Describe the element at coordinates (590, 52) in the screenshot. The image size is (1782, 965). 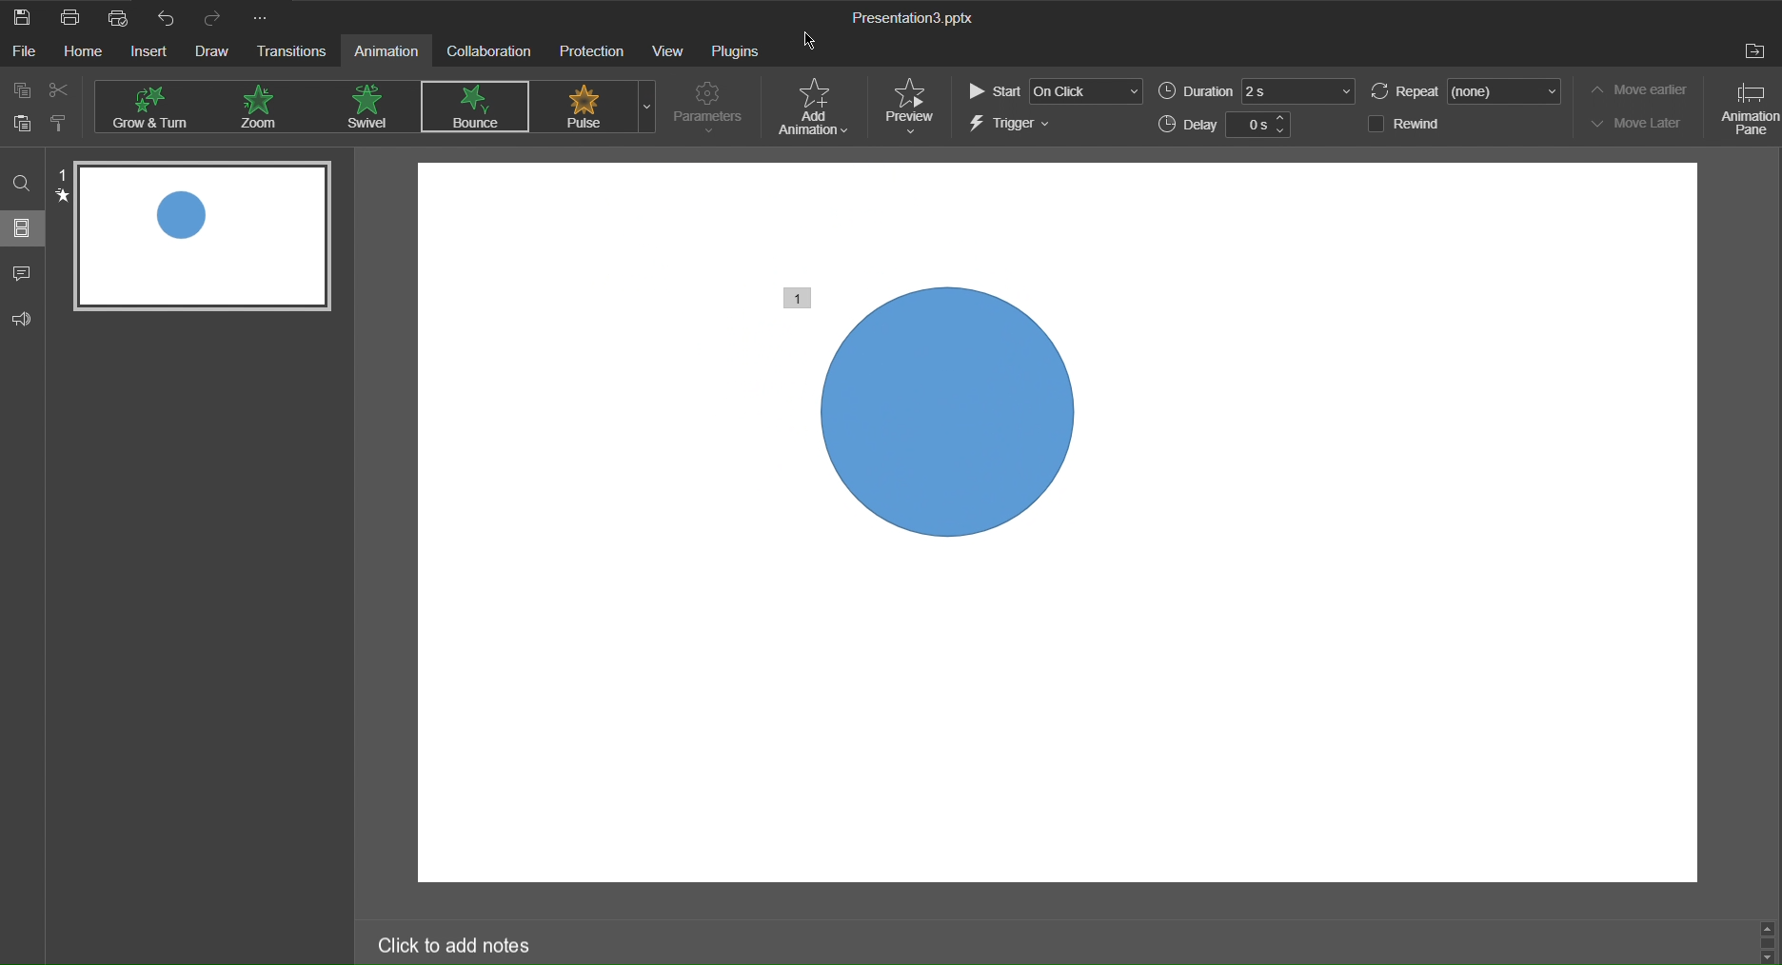
I see `Protection` at that location.